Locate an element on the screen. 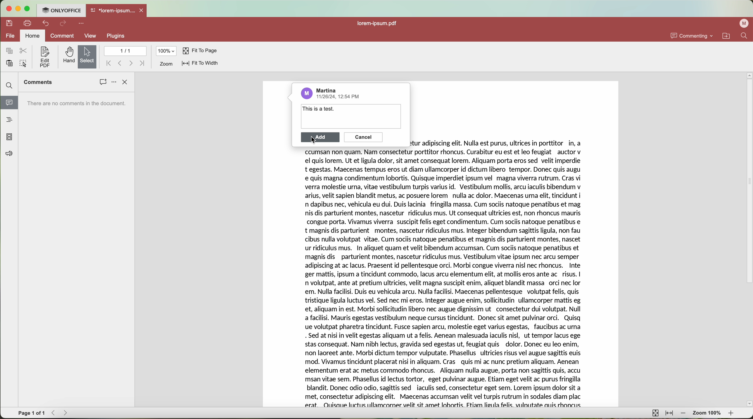 This screenshot has height=419, width=753. fit to width is located at coordinates (200, 64).